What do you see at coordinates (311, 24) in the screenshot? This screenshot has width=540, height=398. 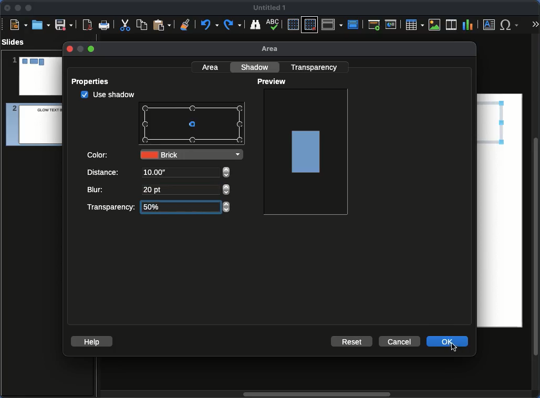 I see `Snap to grid` at bounding box center [311, 24].